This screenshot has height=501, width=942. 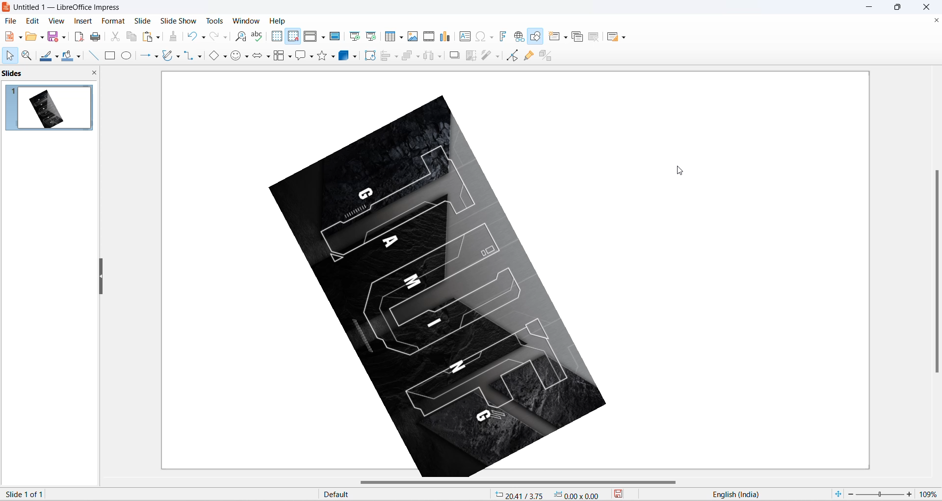 I want to click on Slide layout options, so click(x=626, y=38).